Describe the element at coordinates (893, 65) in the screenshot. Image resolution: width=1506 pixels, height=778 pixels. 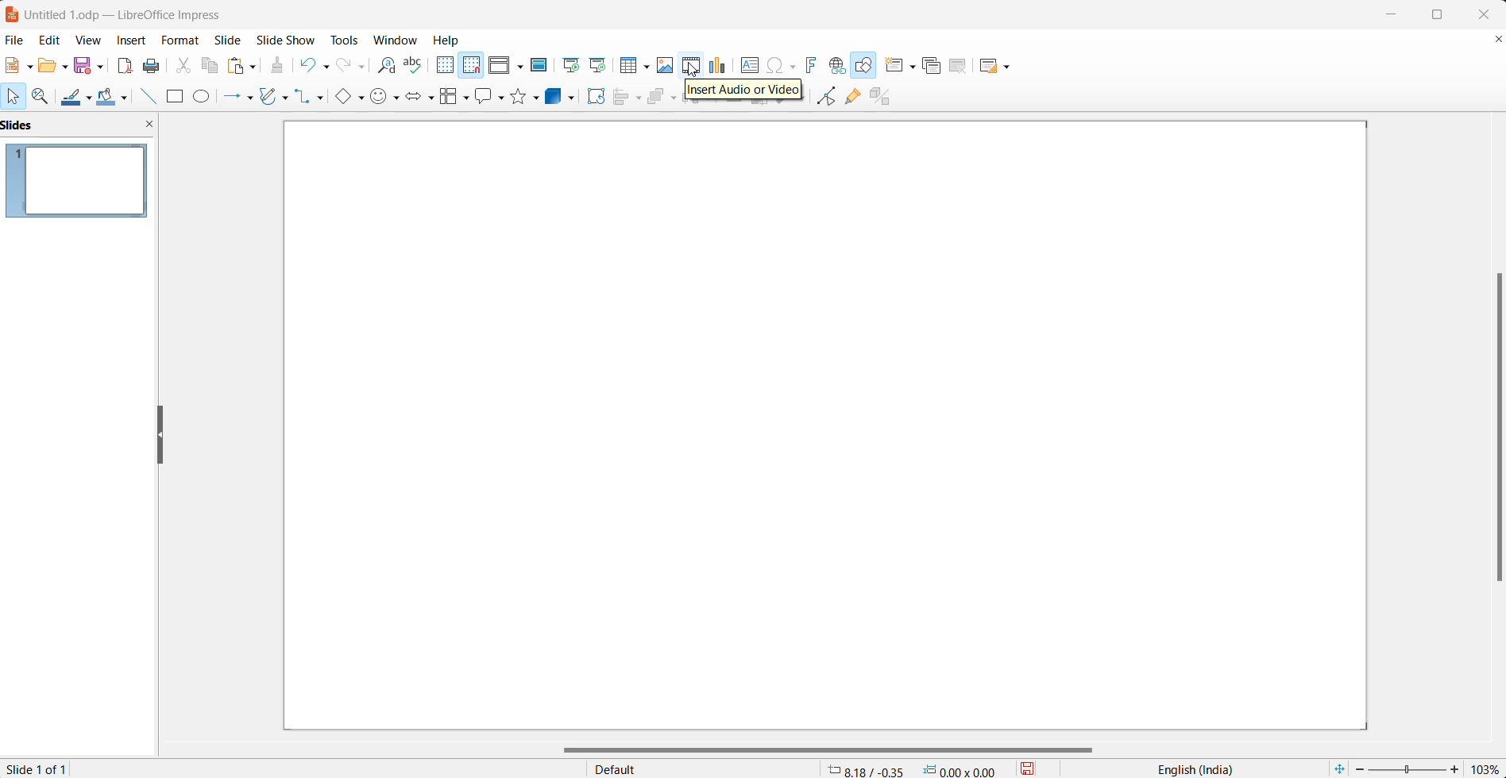
I see `new slide` at that location.